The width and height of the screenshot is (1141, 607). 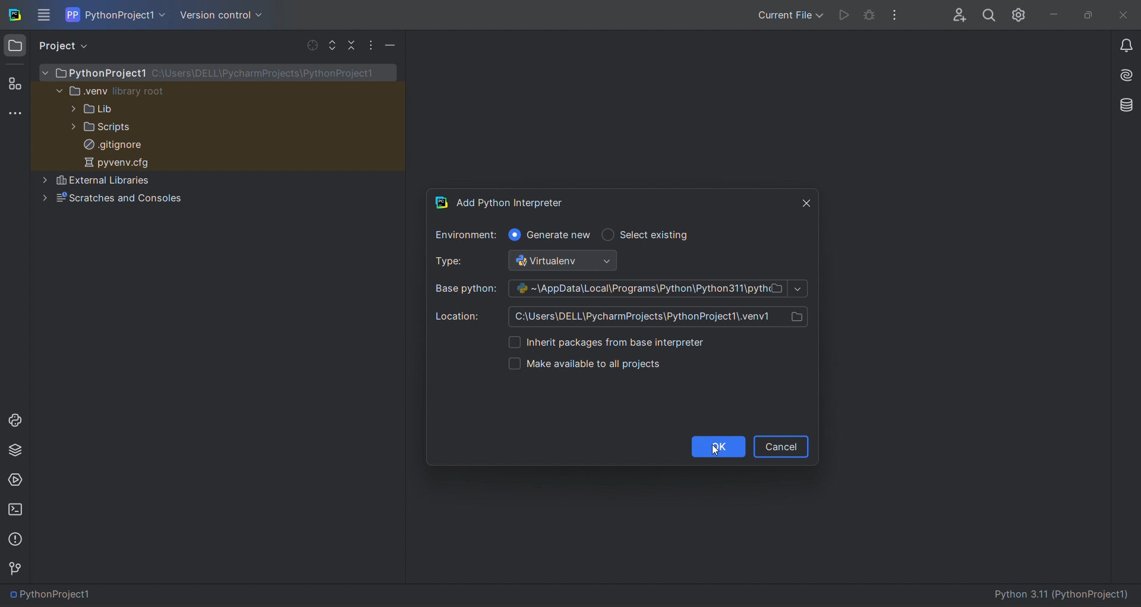 What do you see at coordinates (988, 13) in the screenshot?
I see `search` at bounding box center [988, 13].